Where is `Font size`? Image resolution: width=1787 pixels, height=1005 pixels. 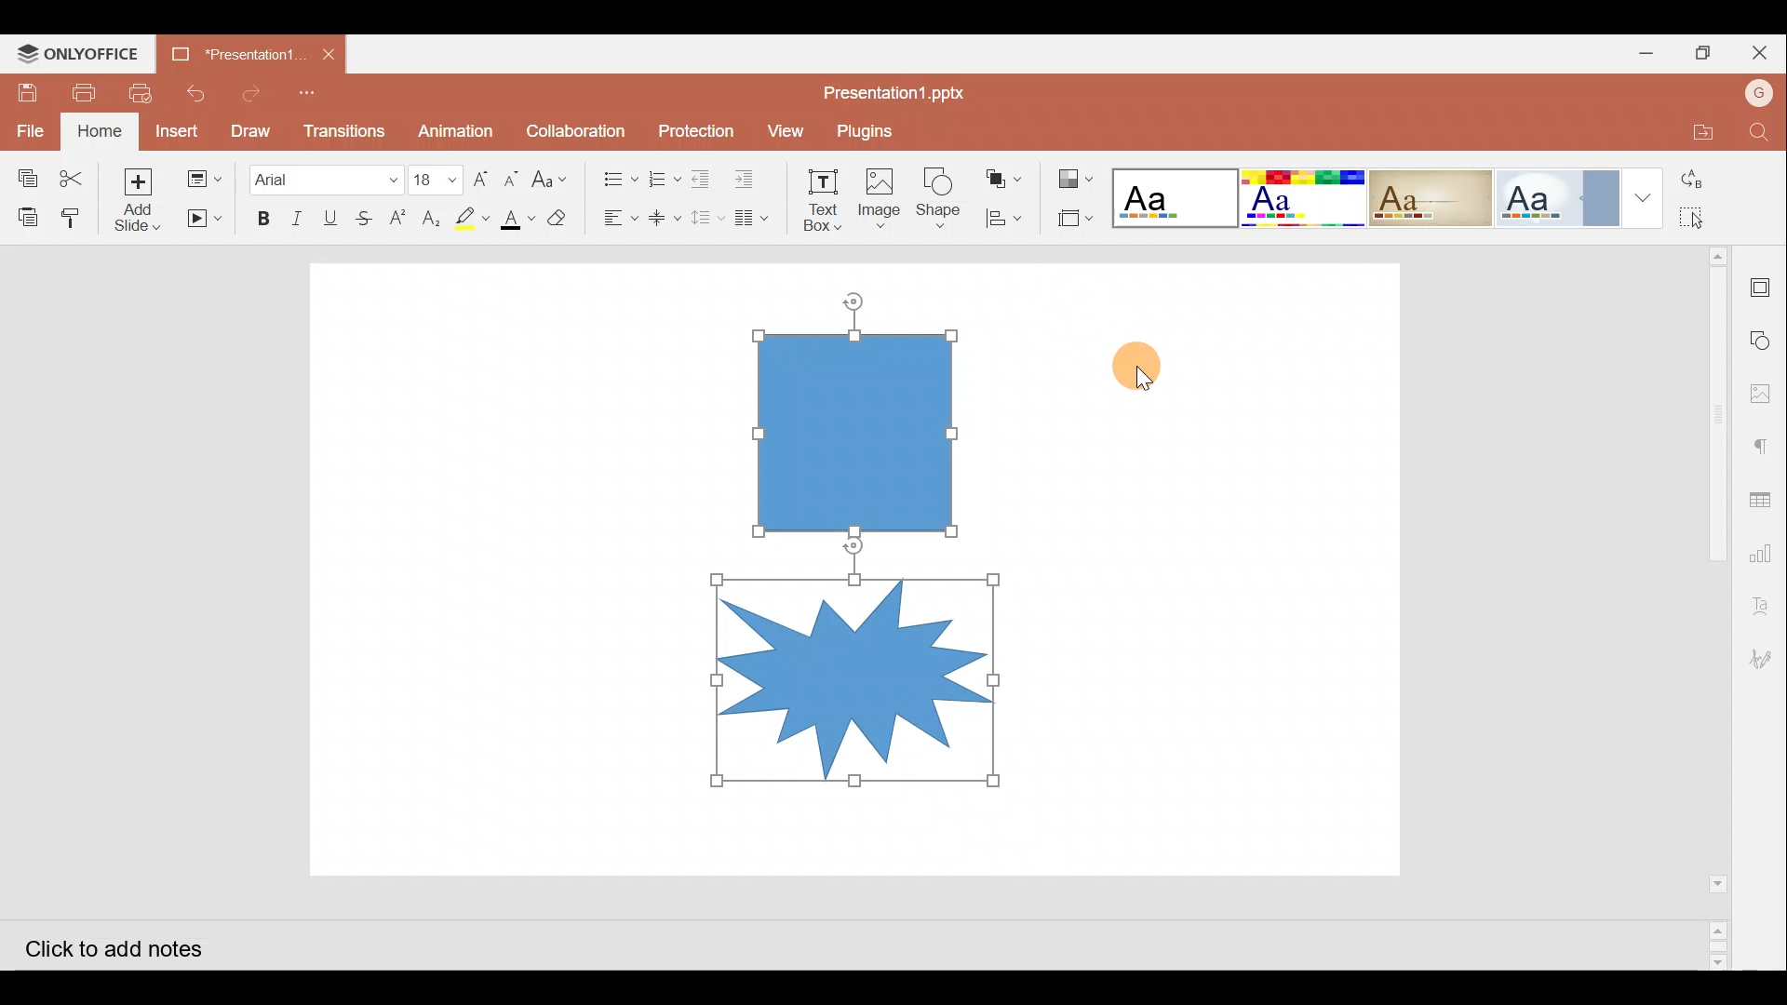 Font size is located at coordinates (430, 172).